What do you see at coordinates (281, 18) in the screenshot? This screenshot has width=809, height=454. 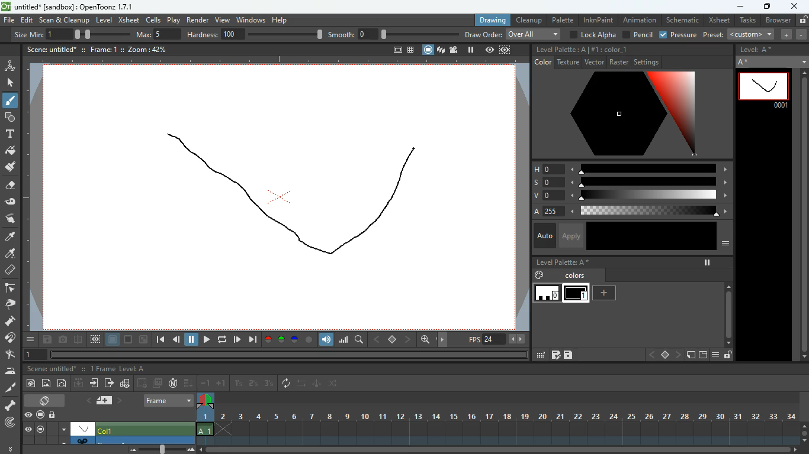 I see `help` at bounding box center [281, 18].